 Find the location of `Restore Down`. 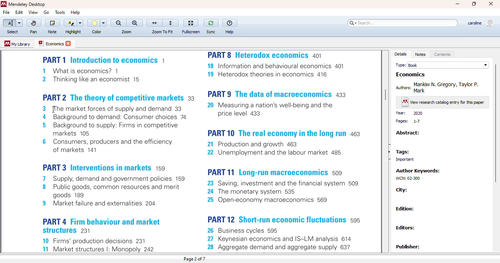

Restore Down is located at coordinates (474, 5).